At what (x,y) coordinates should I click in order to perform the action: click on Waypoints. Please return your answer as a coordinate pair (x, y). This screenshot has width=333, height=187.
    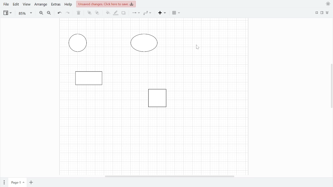
    Looking at the image, I should click on (147, 13).